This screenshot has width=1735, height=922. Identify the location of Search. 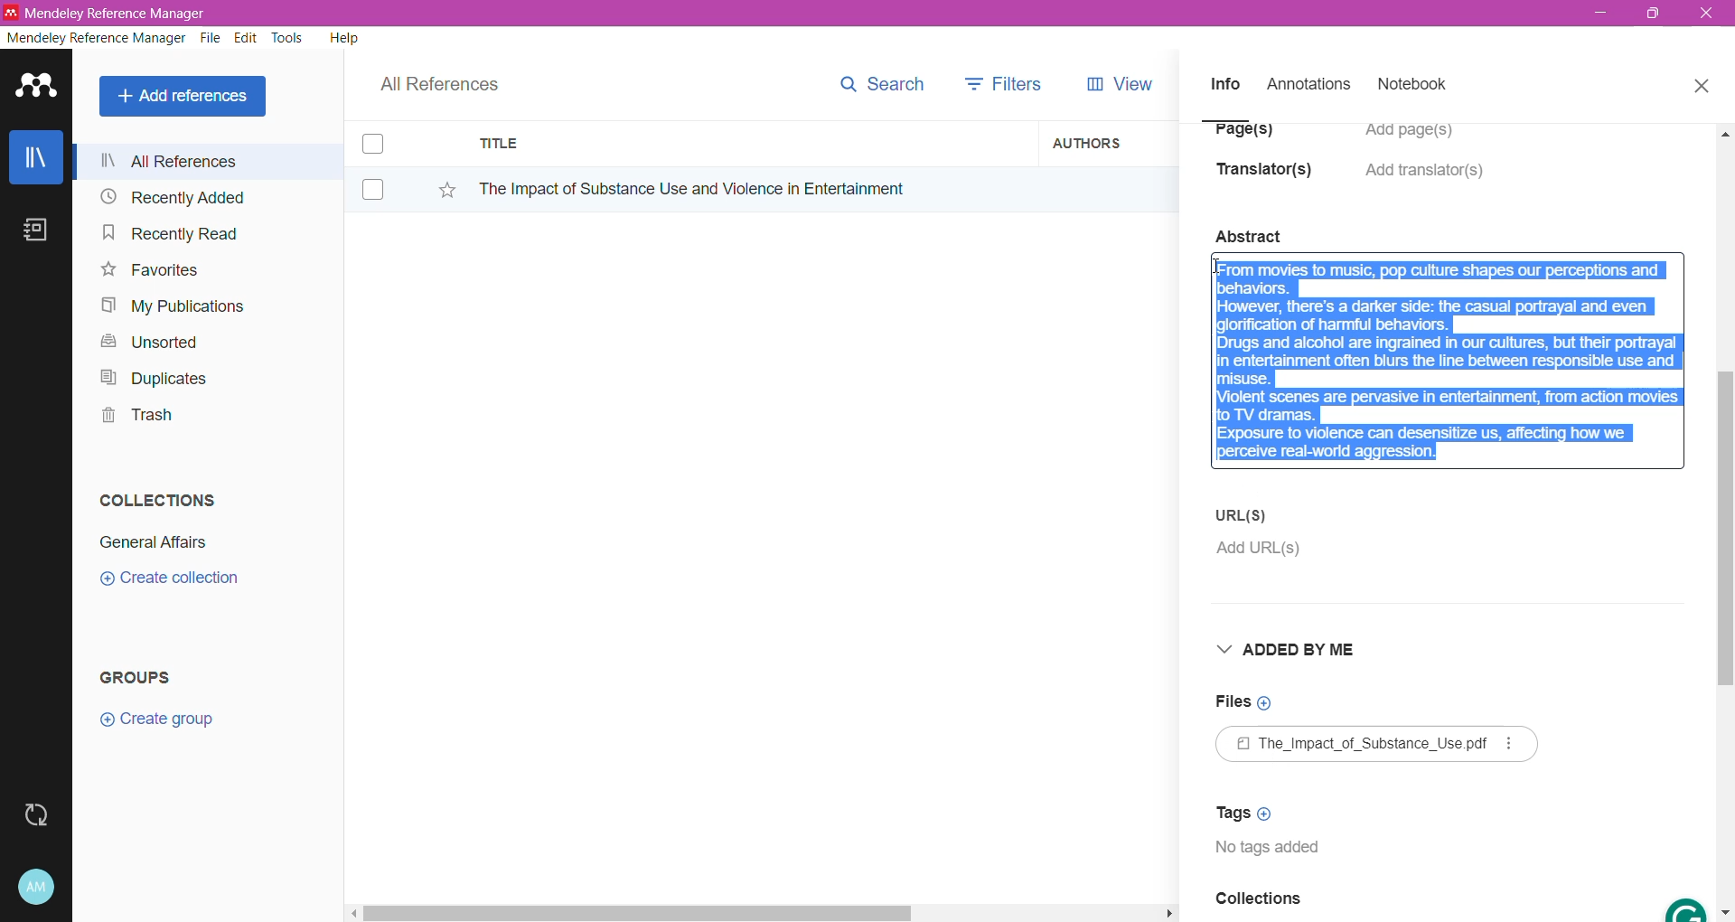
(881, 80).